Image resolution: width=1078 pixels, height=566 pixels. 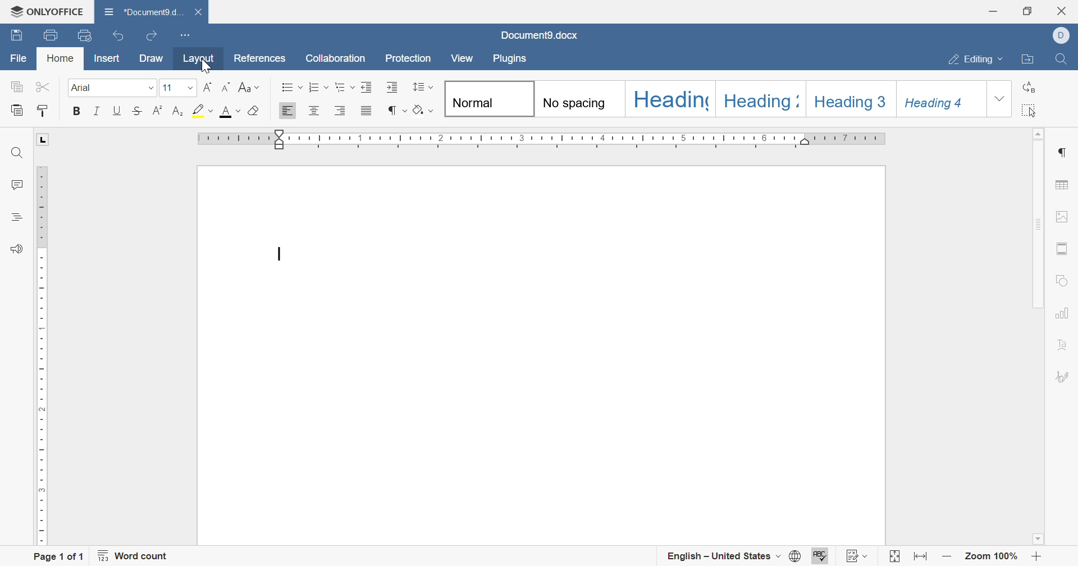 What do you see at coordinates (408, 61) in the screenshot?
I see `protection` at bounding box center [408, 61].